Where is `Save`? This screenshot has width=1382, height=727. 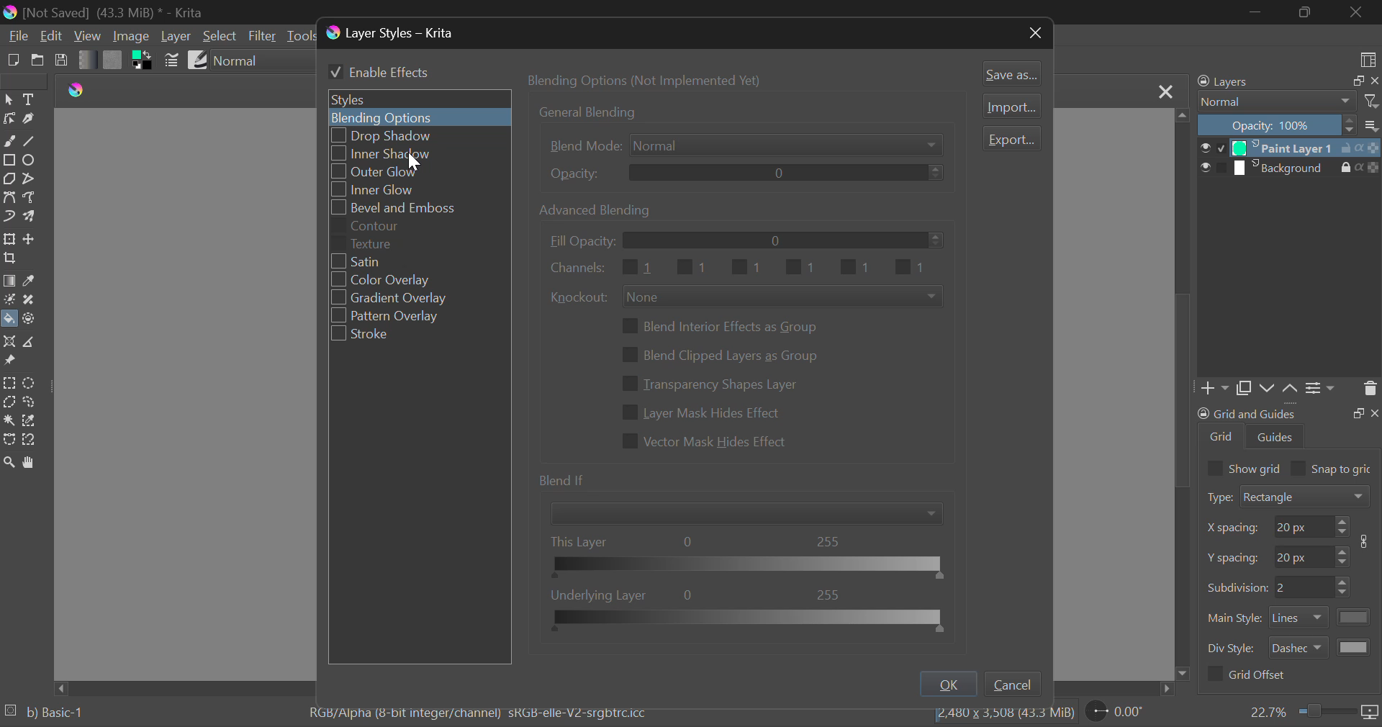 Save is located at coordinates (62, 62).